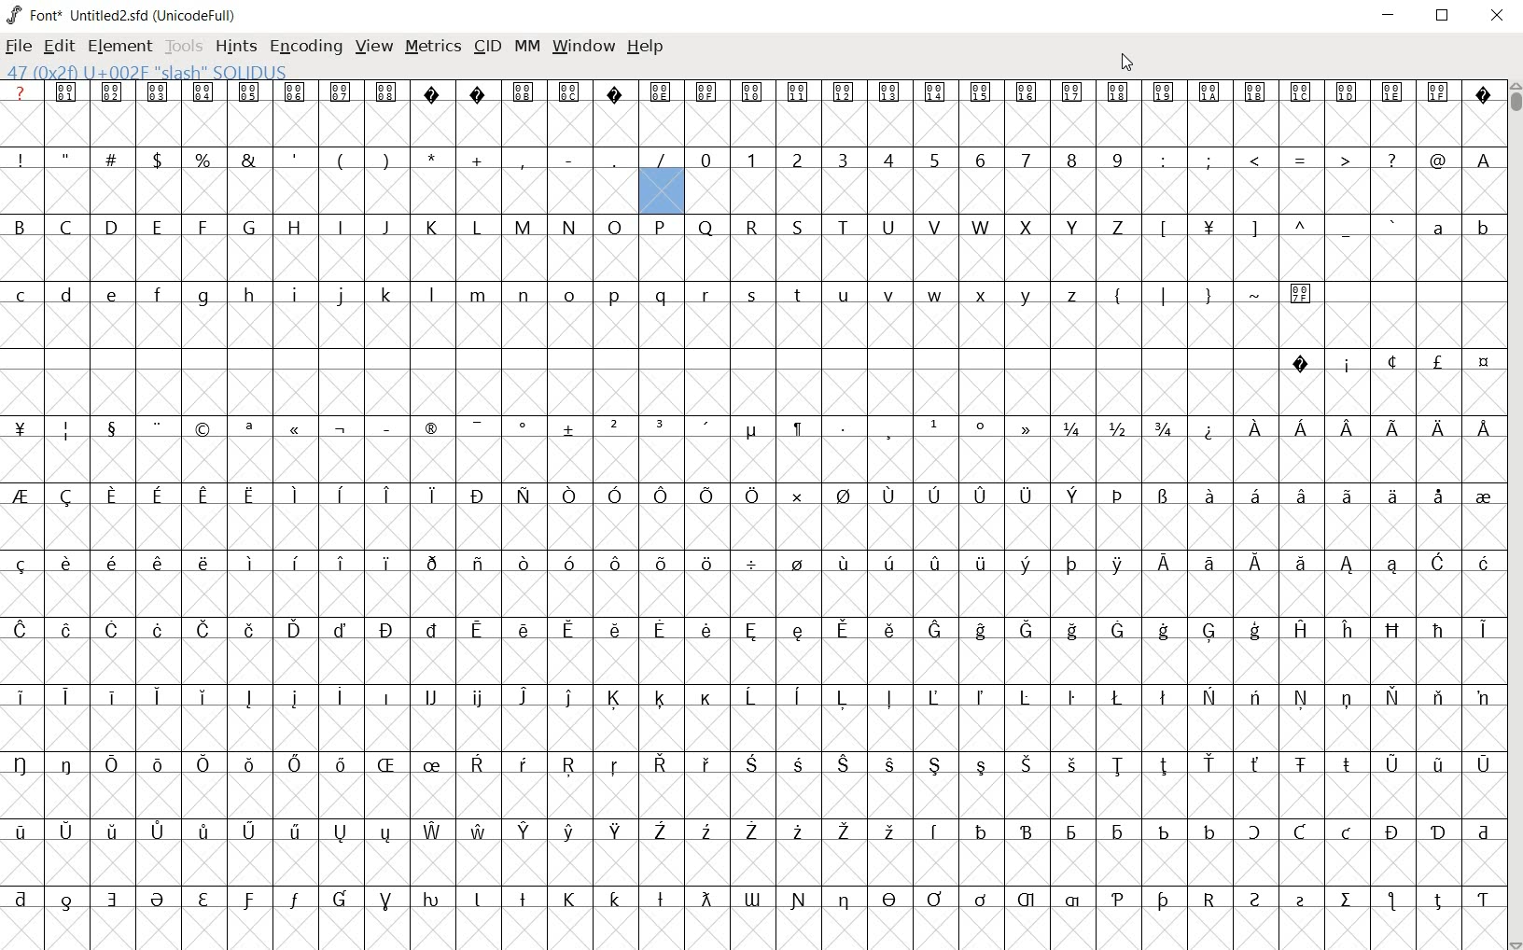 Image resolution: width=1523 pixels, height=950 pixels. Describe the element at coordinates (121, 14) in the screenshot. I see `FONT* UNTITLED2.SFD (UNICODEFULL)` at that location.